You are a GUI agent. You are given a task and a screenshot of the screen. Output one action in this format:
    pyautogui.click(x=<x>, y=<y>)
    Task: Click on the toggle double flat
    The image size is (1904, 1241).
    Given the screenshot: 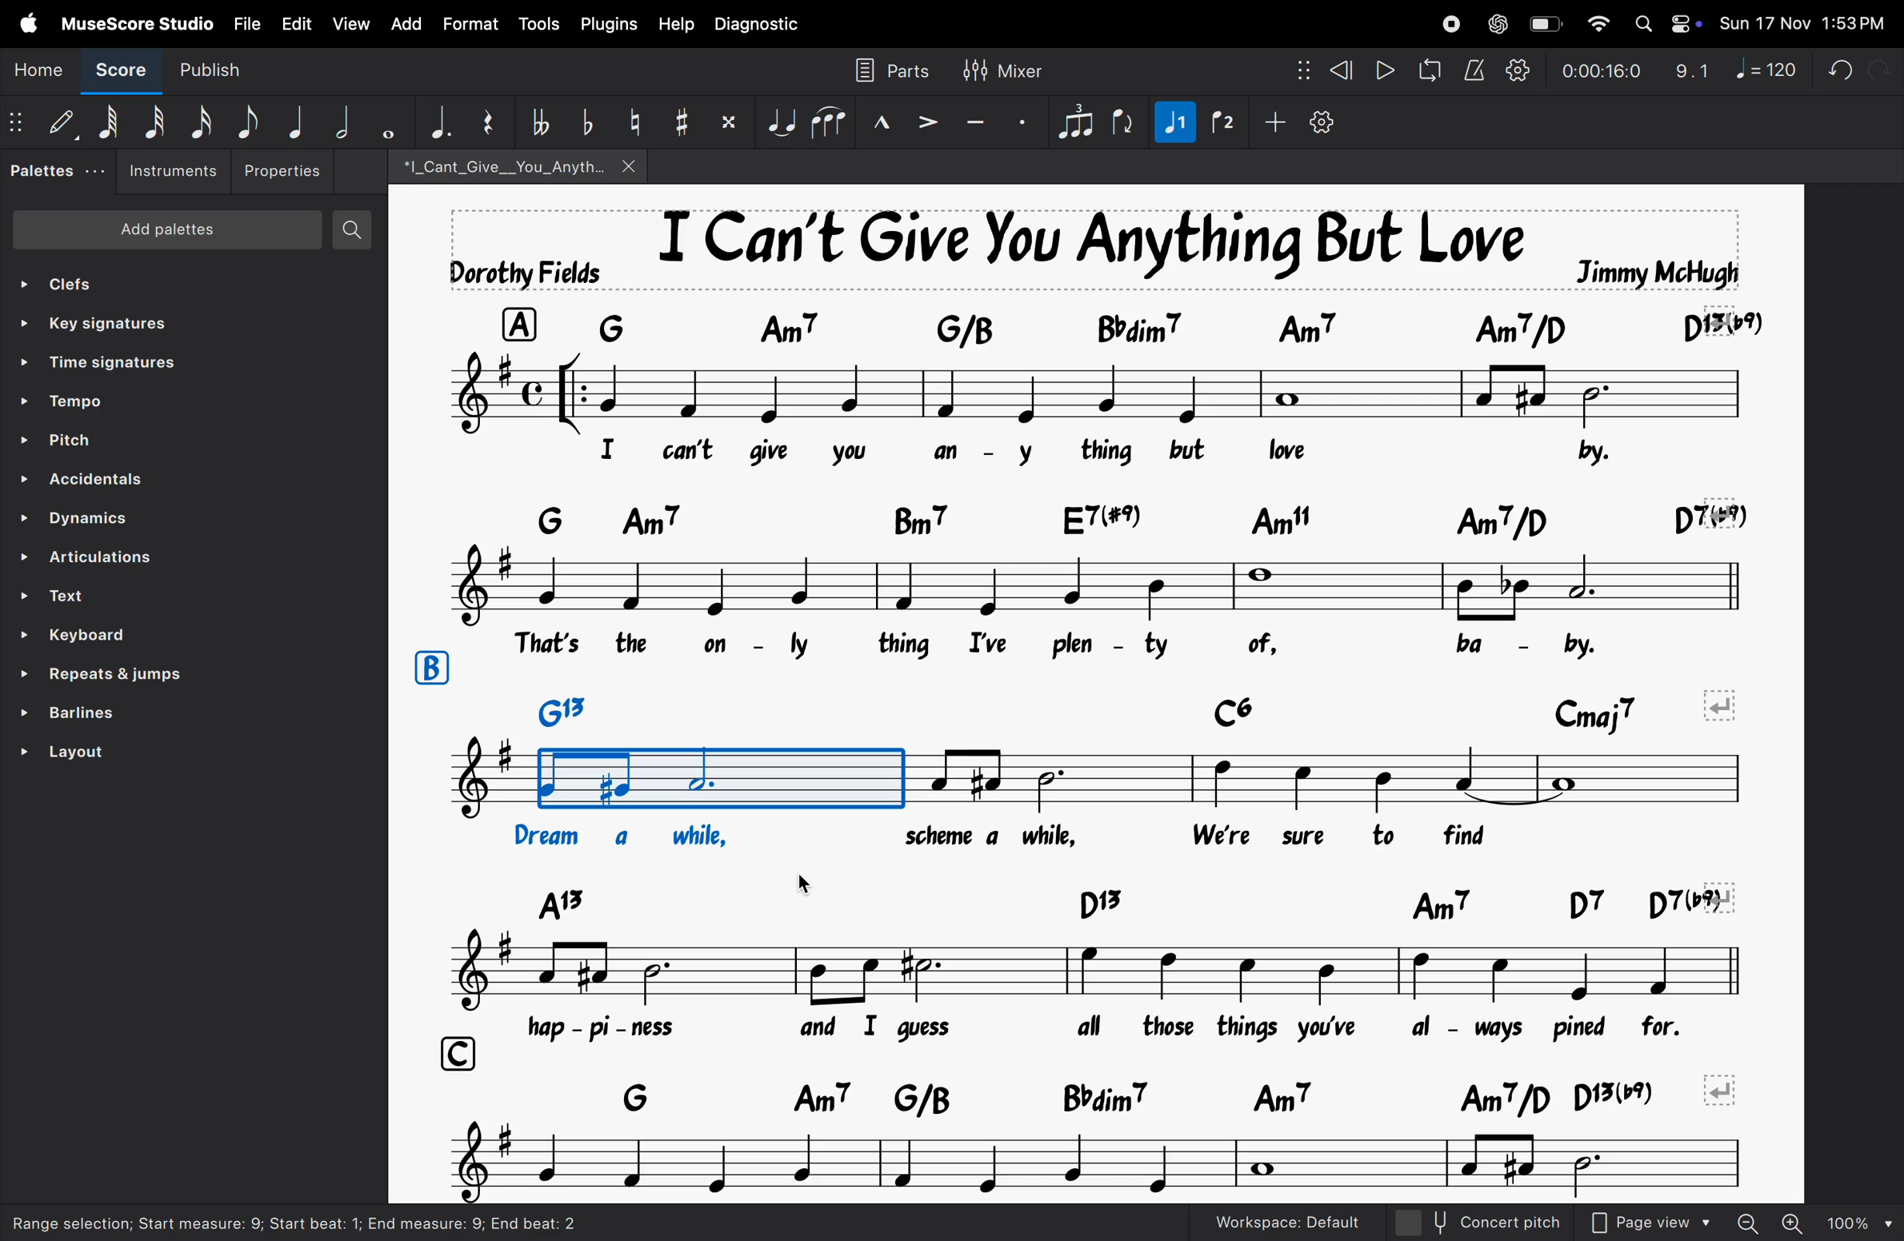 What is the action you would take?
    pyautogui.click(x=538, y=122)
    